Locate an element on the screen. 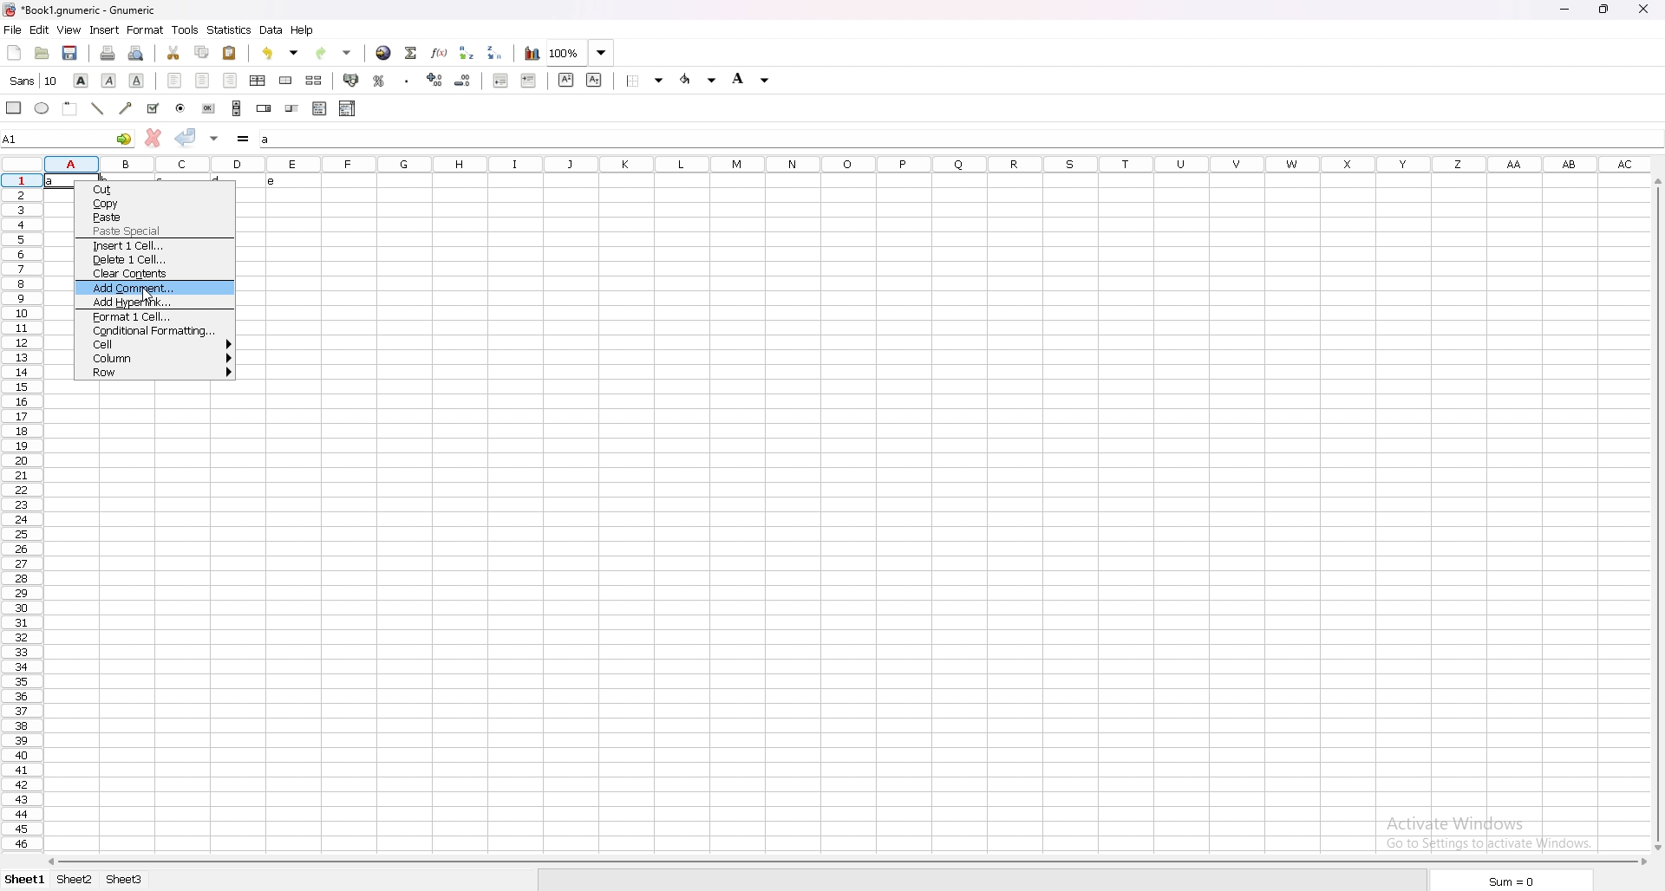  sort ascending is located at coordinates (467, 54).